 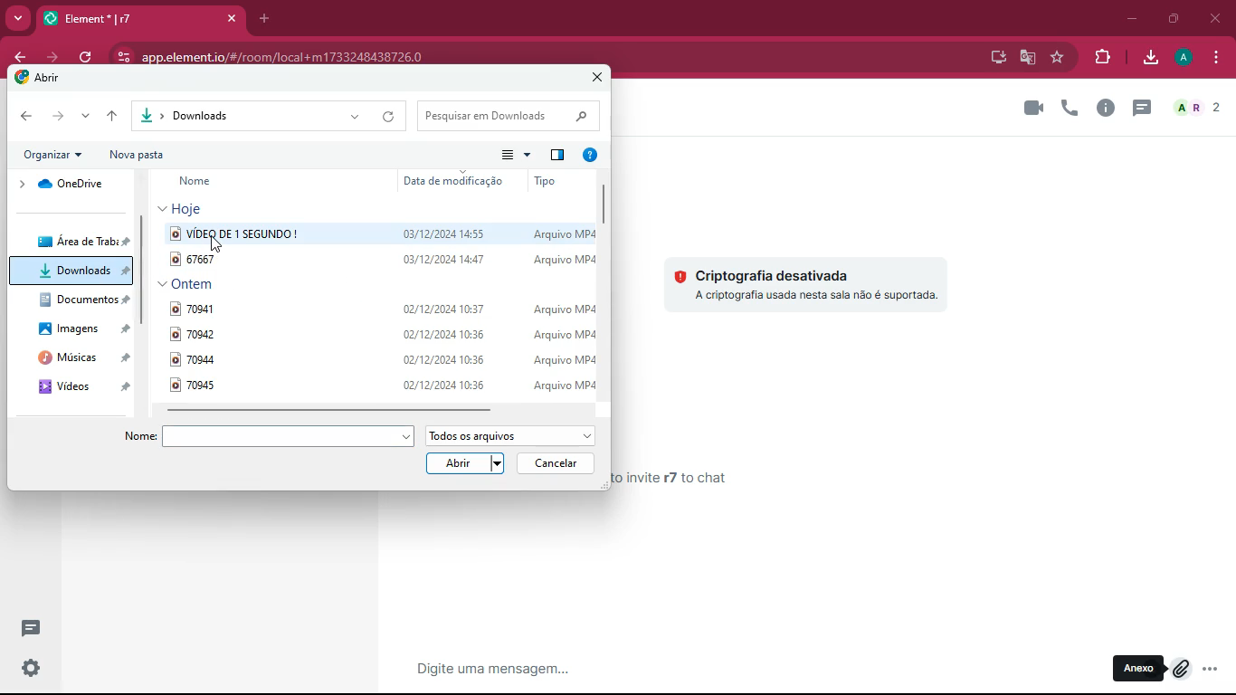 I want to click on more, so click(x=1212, y=670).